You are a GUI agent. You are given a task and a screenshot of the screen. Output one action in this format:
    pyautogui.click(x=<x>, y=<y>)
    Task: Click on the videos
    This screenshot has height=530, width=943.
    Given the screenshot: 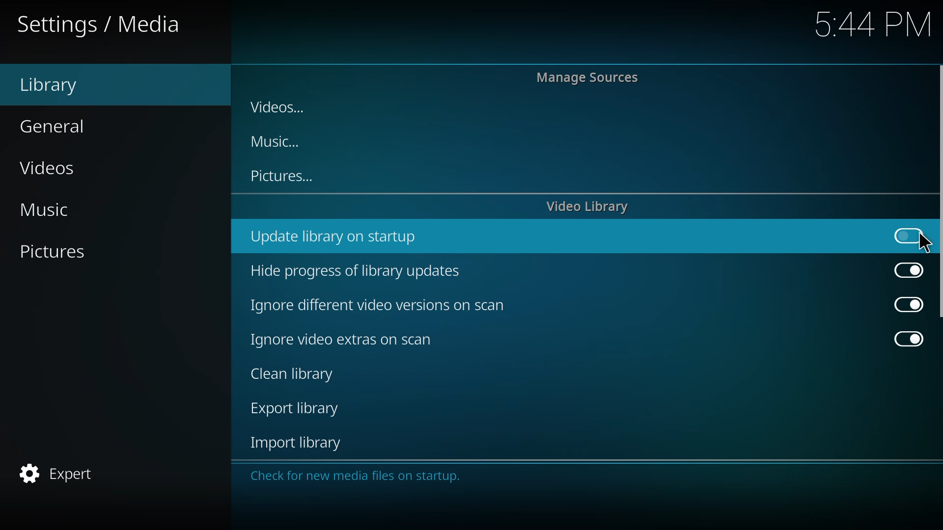 What is the action you would take?
    pyautogui.click(x=54, y=167)
    